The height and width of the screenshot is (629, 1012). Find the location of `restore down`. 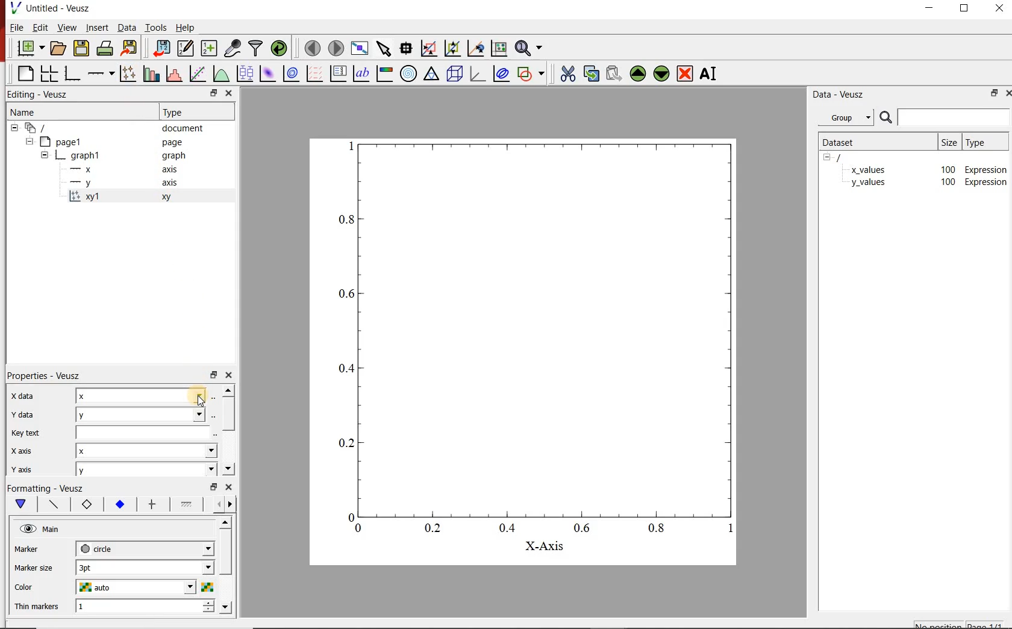

restore down is located at coordinates (214, 486).